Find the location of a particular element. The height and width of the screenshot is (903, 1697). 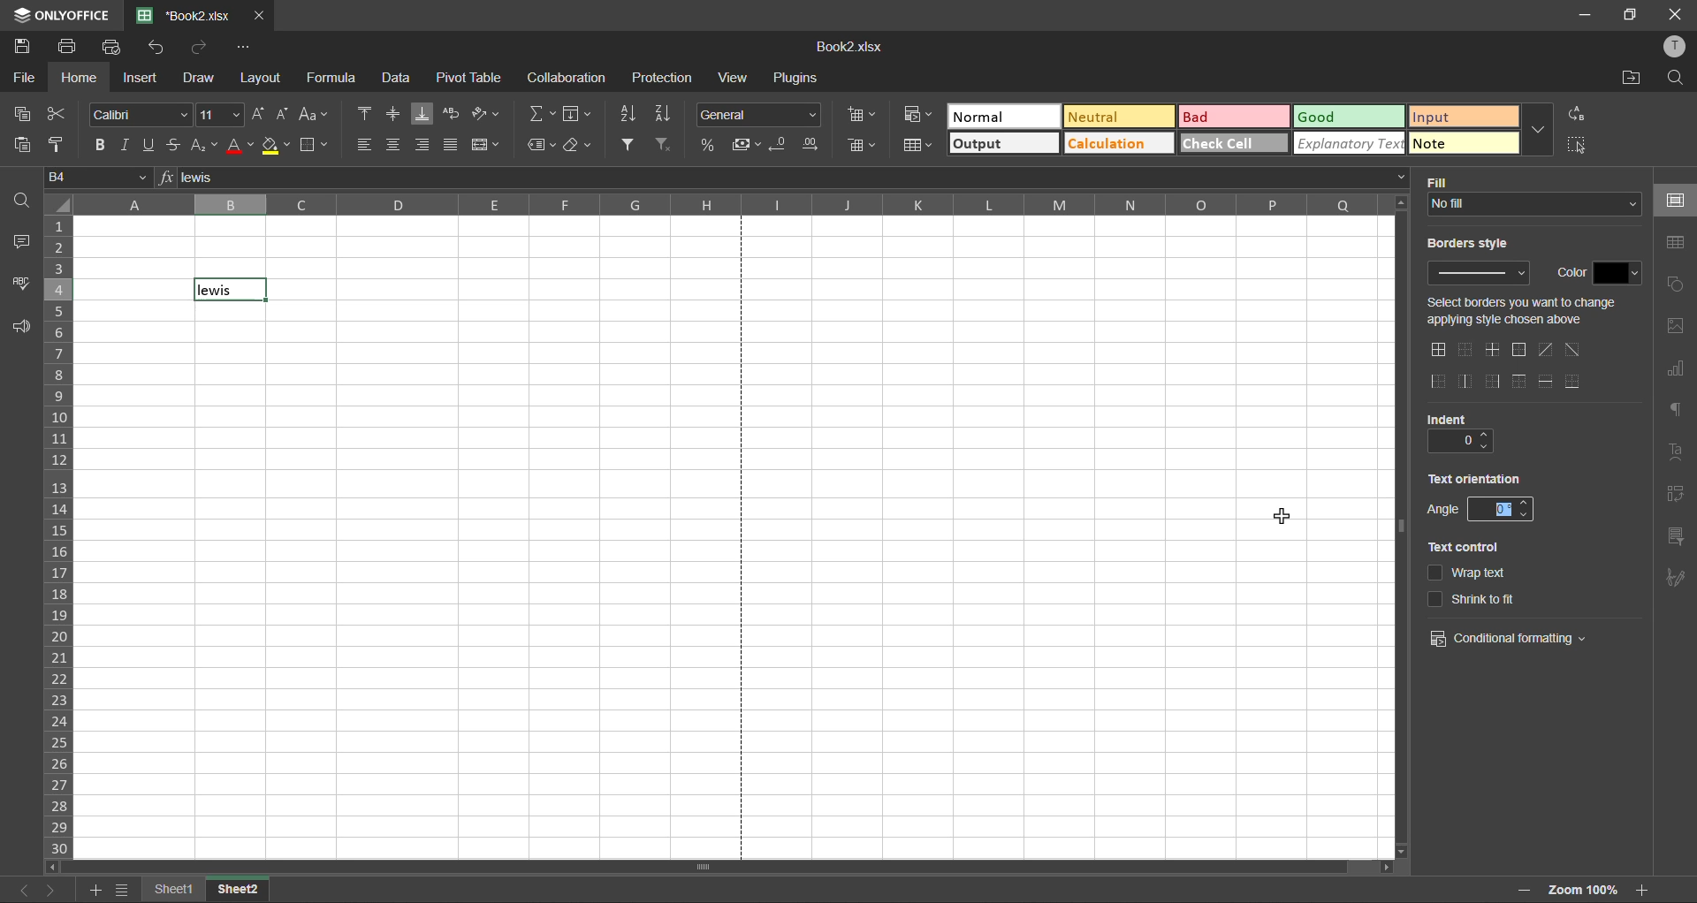

increase decimal is located at coordinates (810, 145).